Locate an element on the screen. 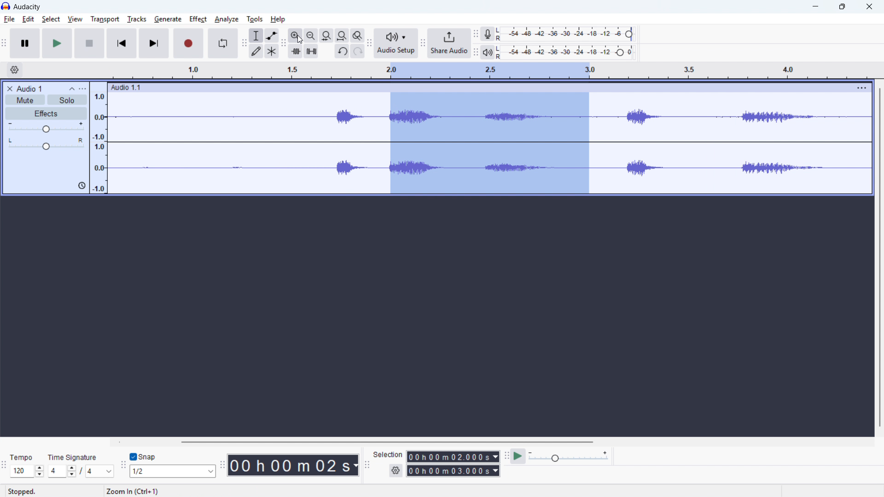 The image size is (884, 497). Edit toolbar is located at coordinates (284, 44).